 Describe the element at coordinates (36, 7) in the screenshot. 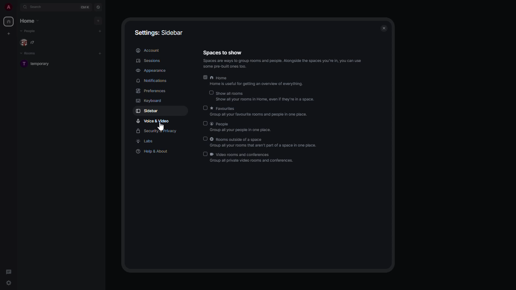

I see `search` at that location.